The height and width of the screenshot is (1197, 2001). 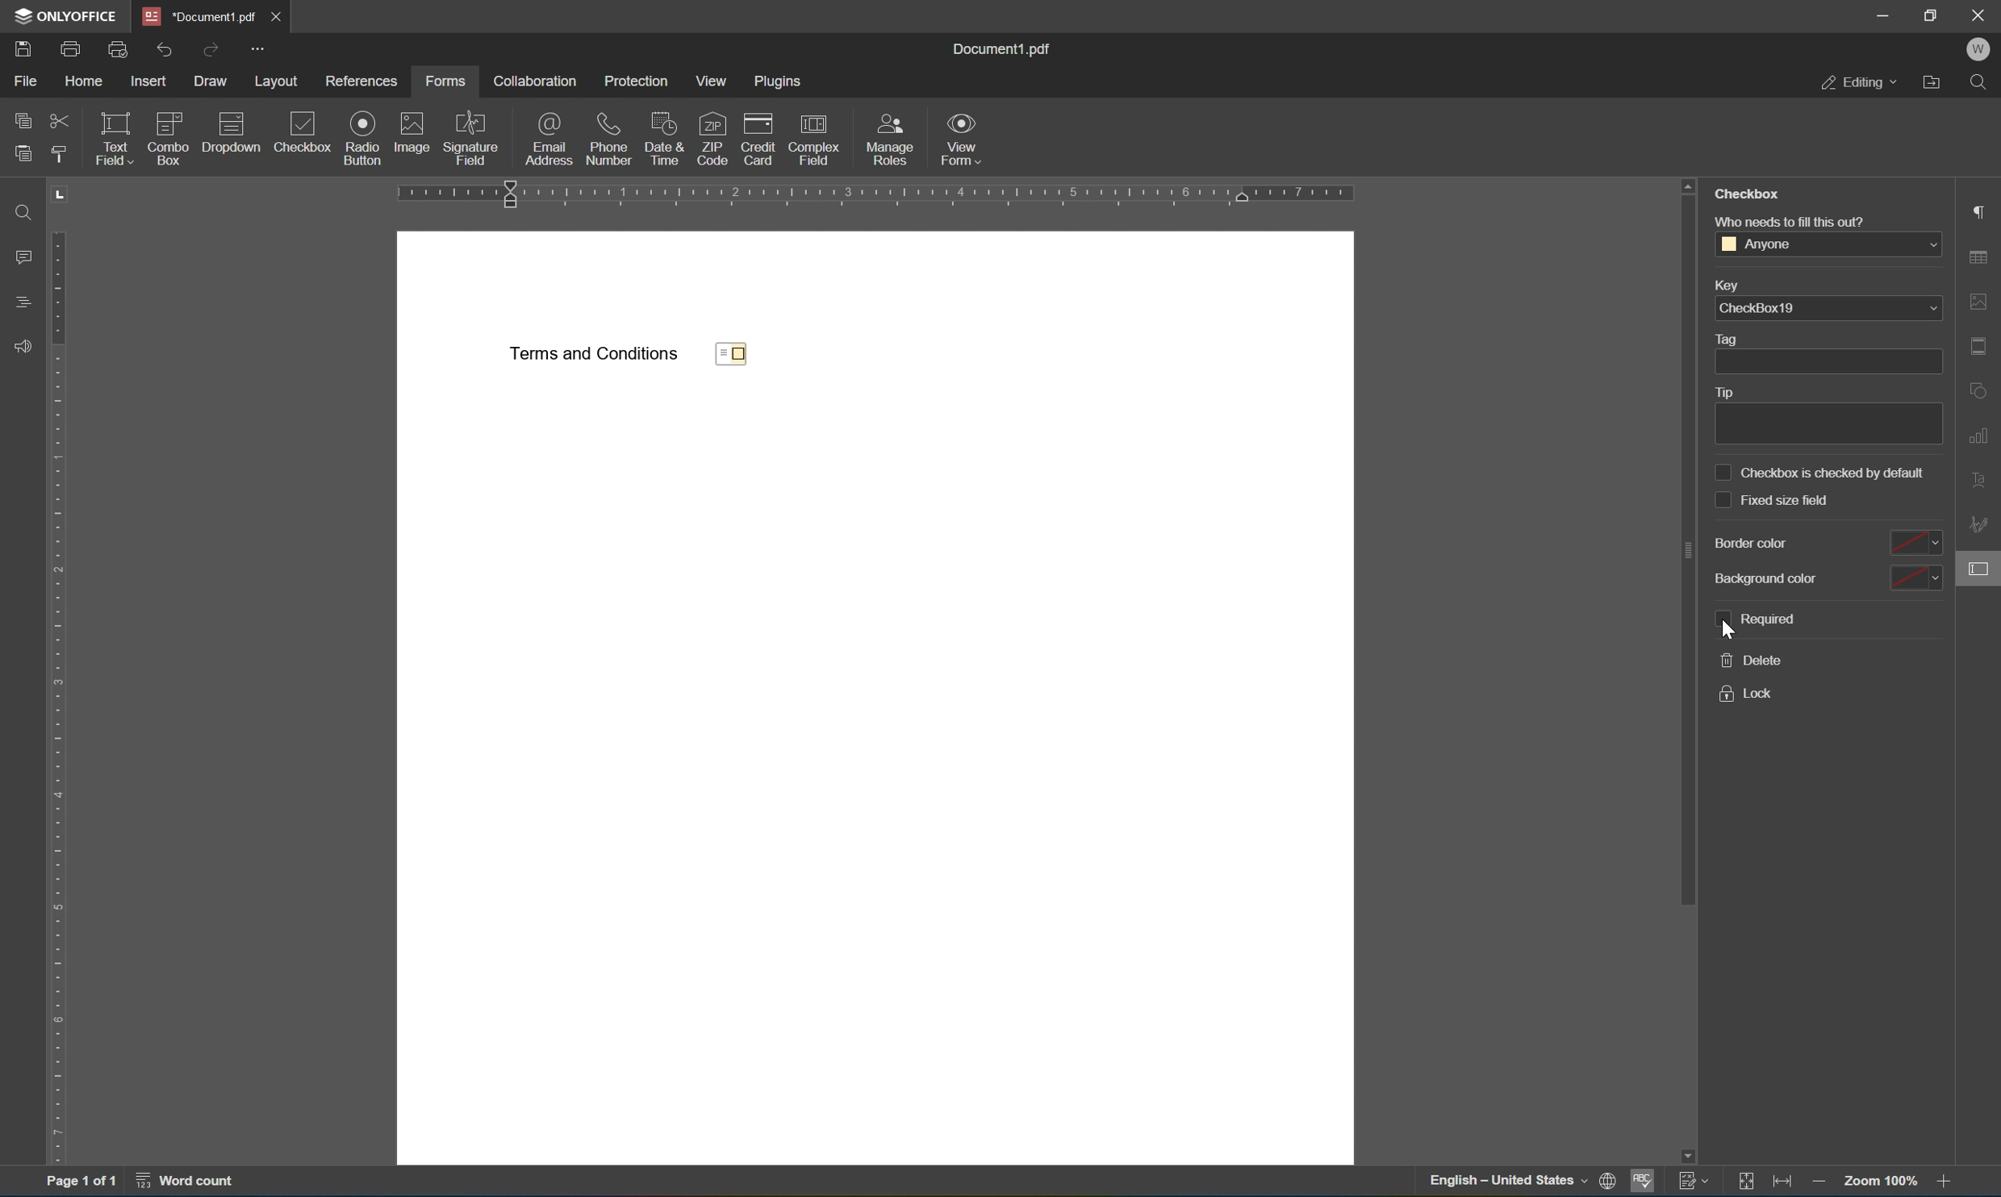 I want to click on border color, so click(x=1823, y=544).